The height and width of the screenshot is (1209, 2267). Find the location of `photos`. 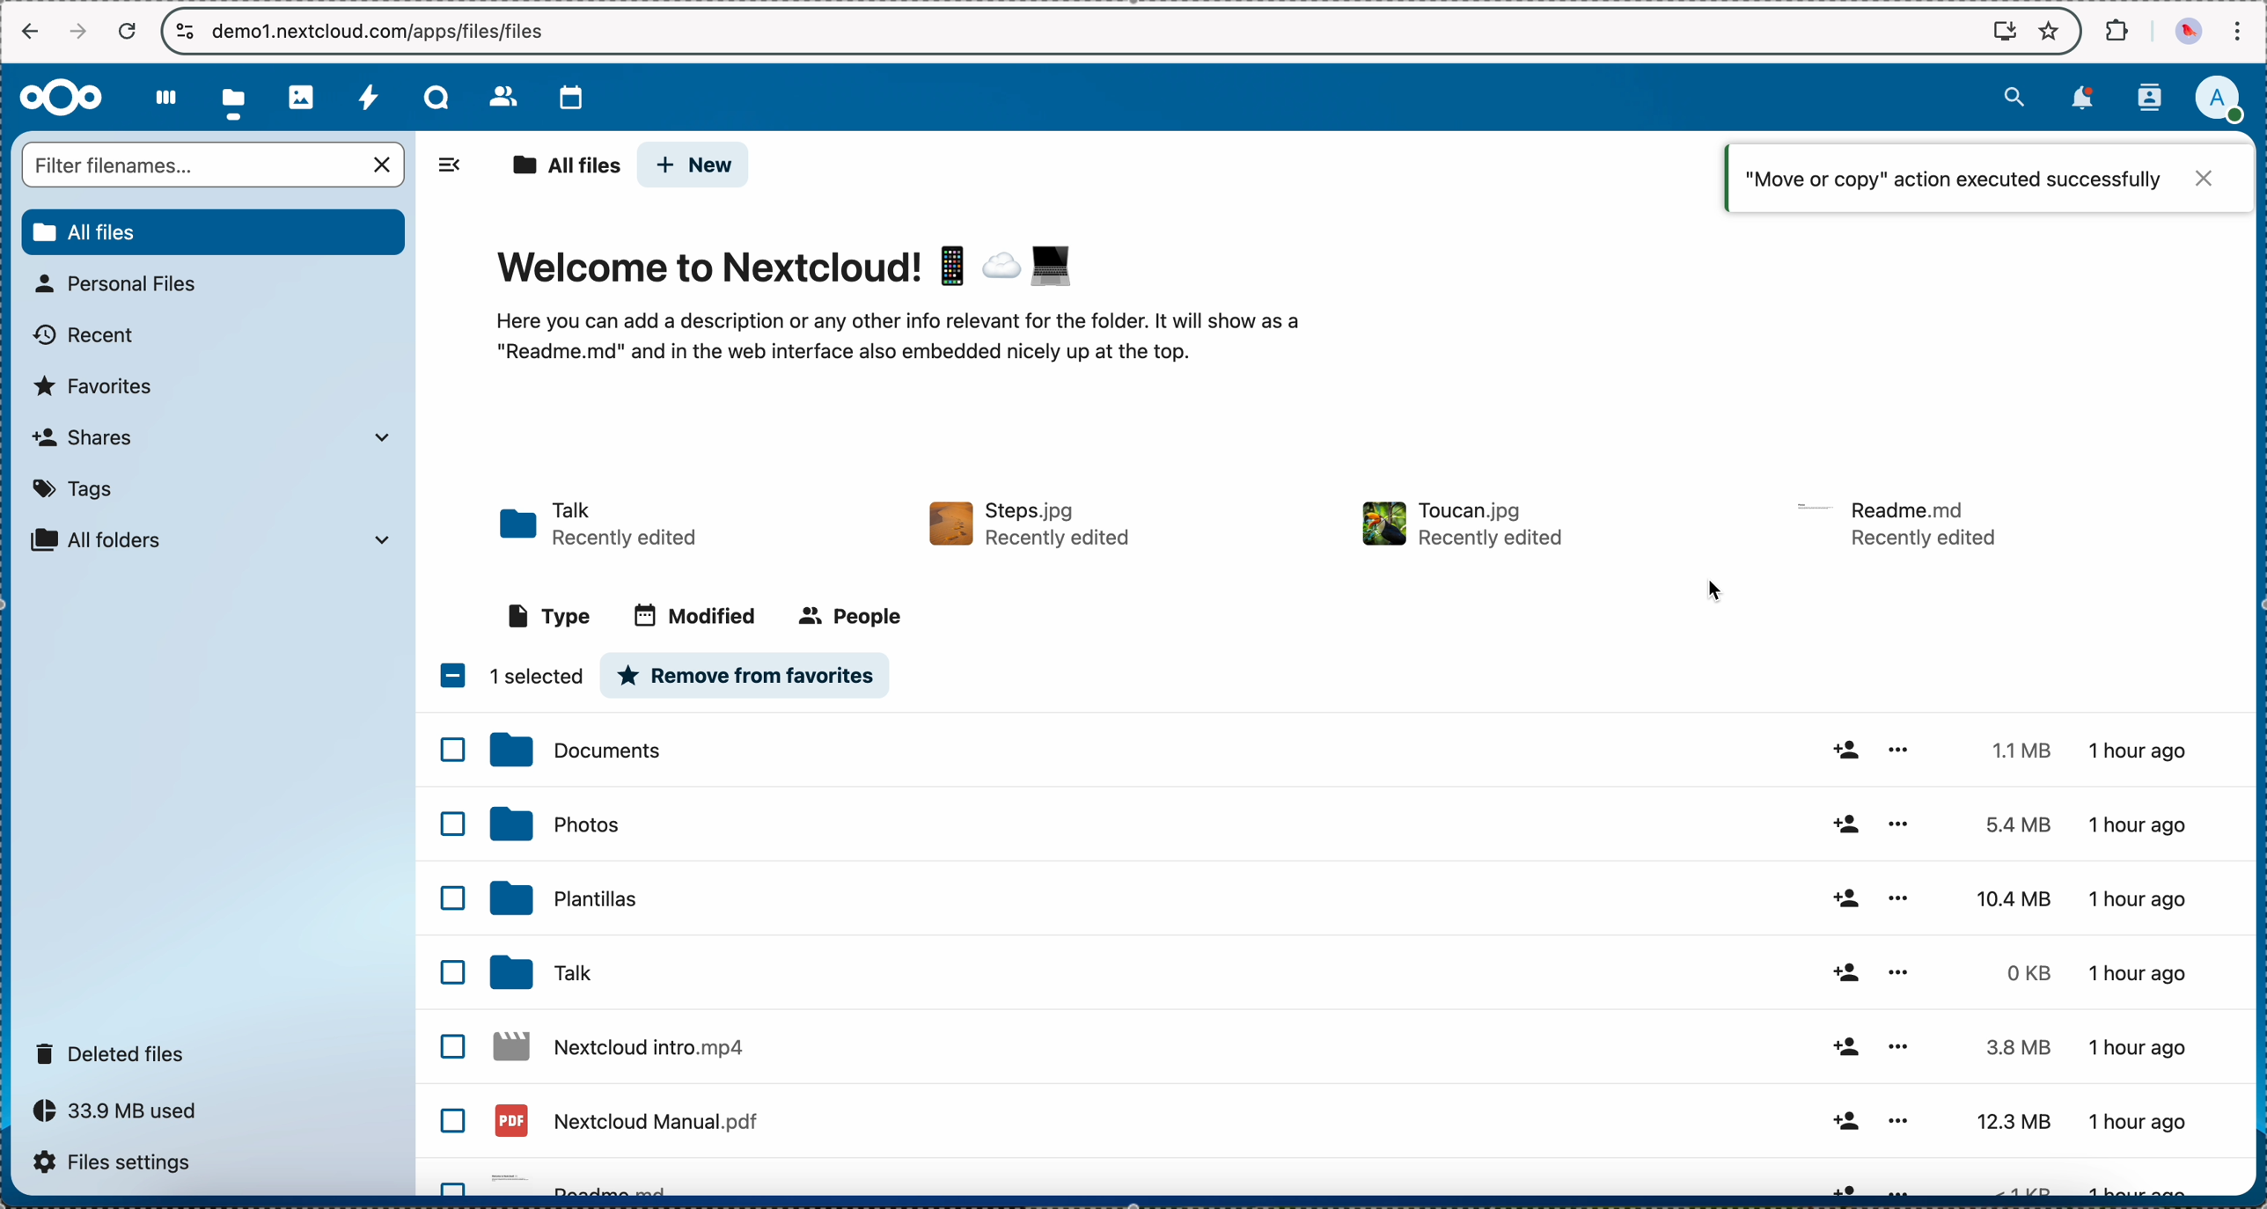

photos is located at coordinates (1345, 824).